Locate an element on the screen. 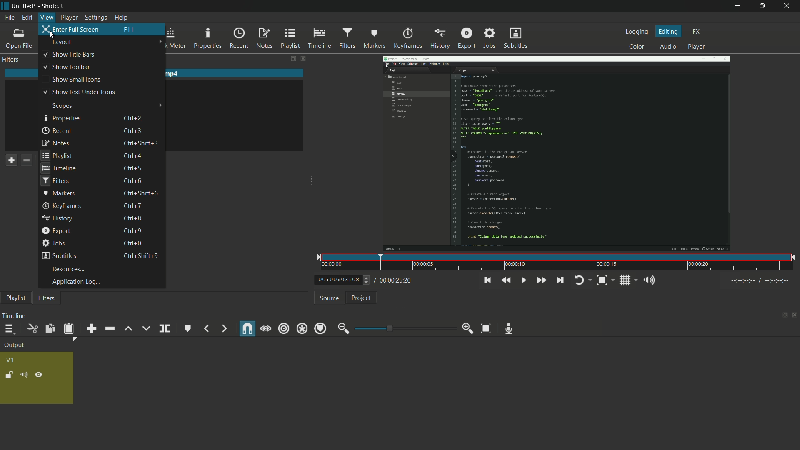 This screenshot has height=450, width=800. playlist is located at coordinates (290, 38).